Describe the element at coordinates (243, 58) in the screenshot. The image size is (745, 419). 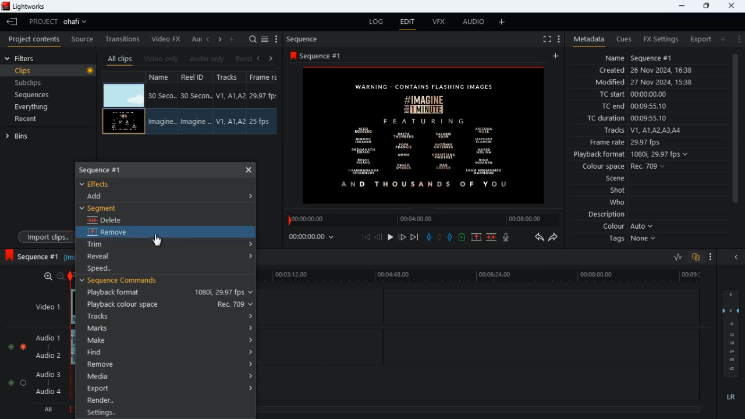
I see `rend` at that location.